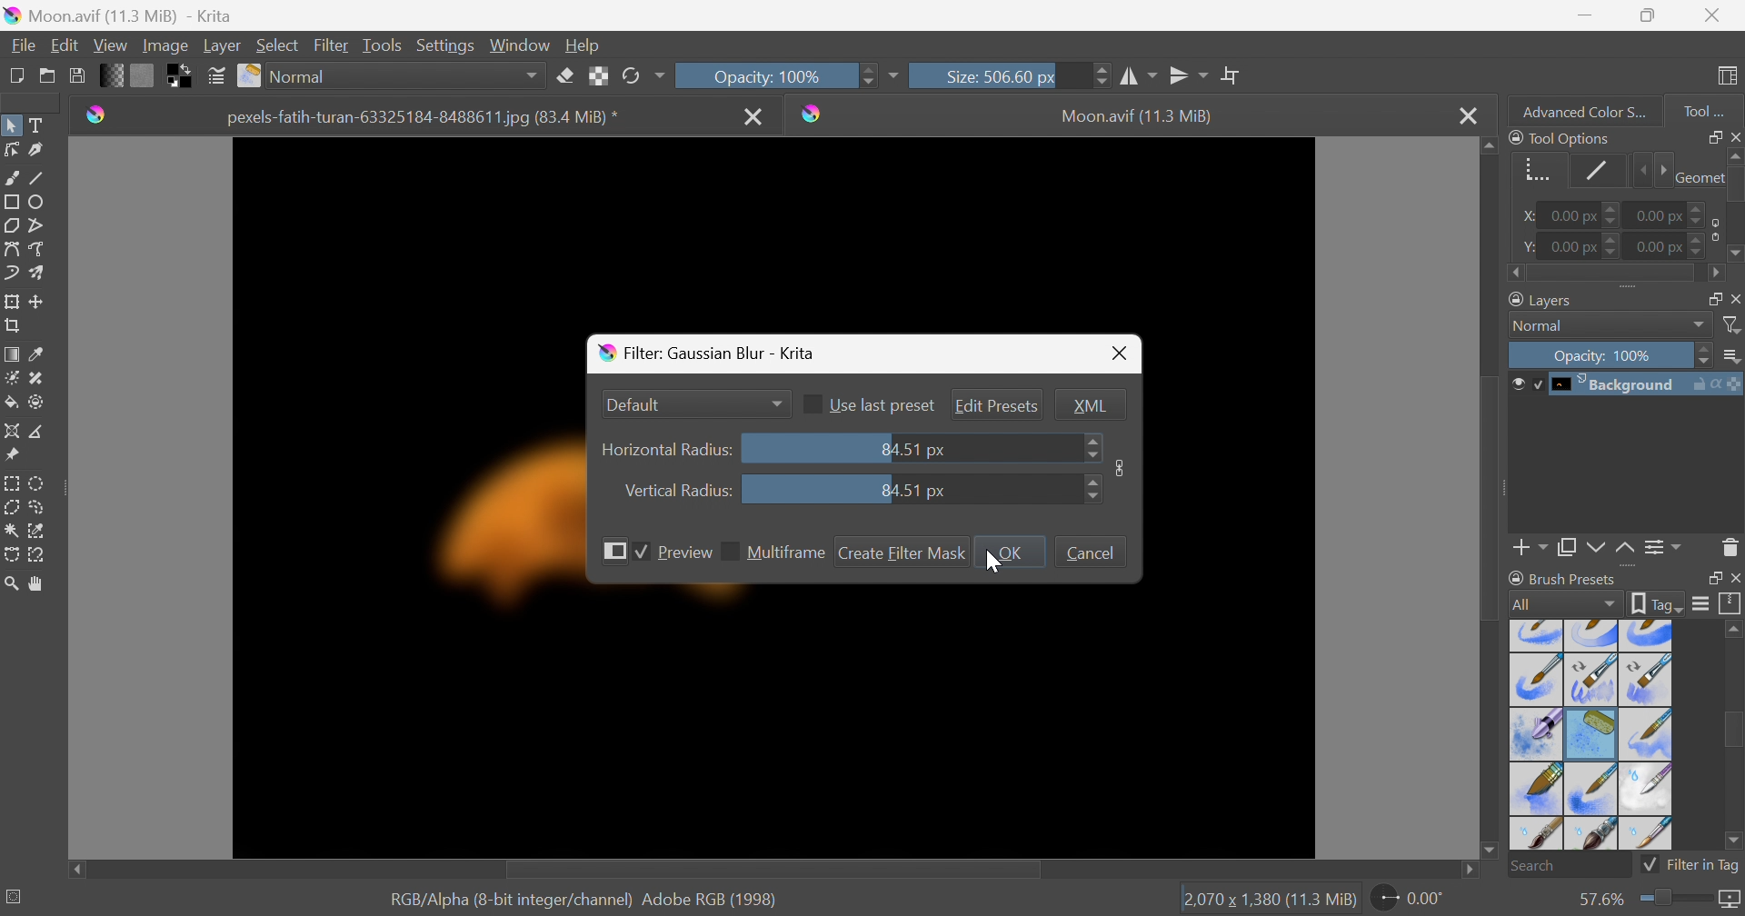  What do you see at coordinates (1716, 13) in the screenshot?
I see `Close` at bounding box center [1716, 13].